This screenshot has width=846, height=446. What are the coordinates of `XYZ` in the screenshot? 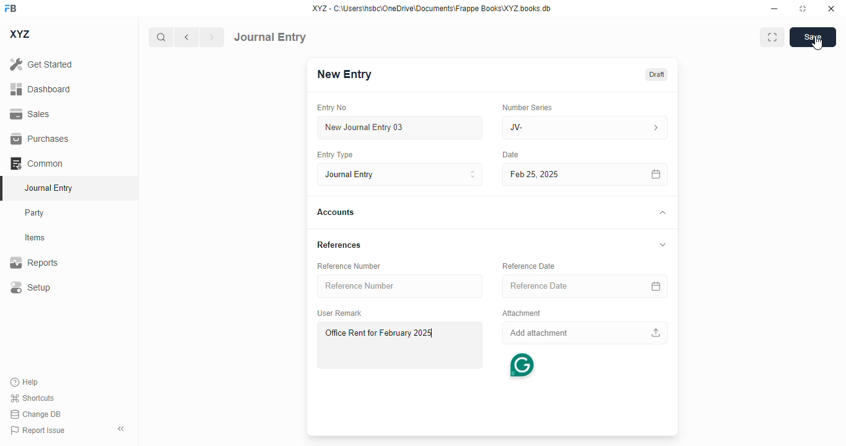 It's located at (20, 34).